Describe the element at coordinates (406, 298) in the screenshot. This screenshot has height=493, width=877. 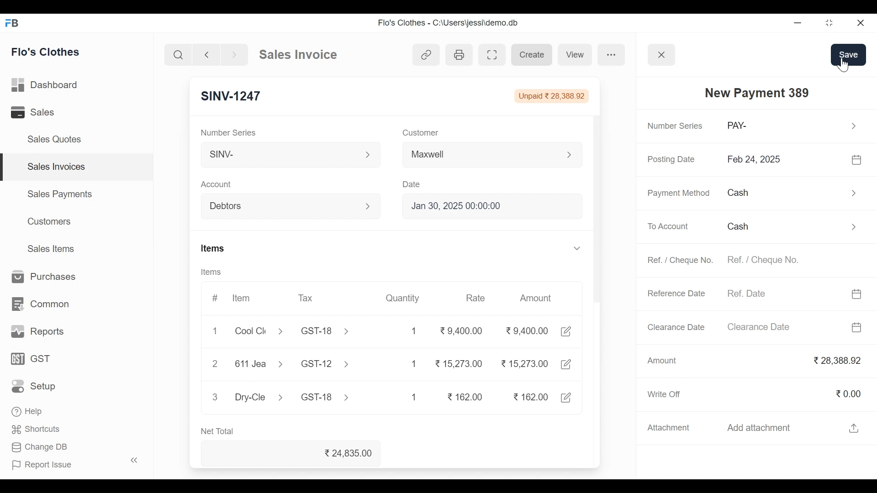
I see `Quantity` at that location.